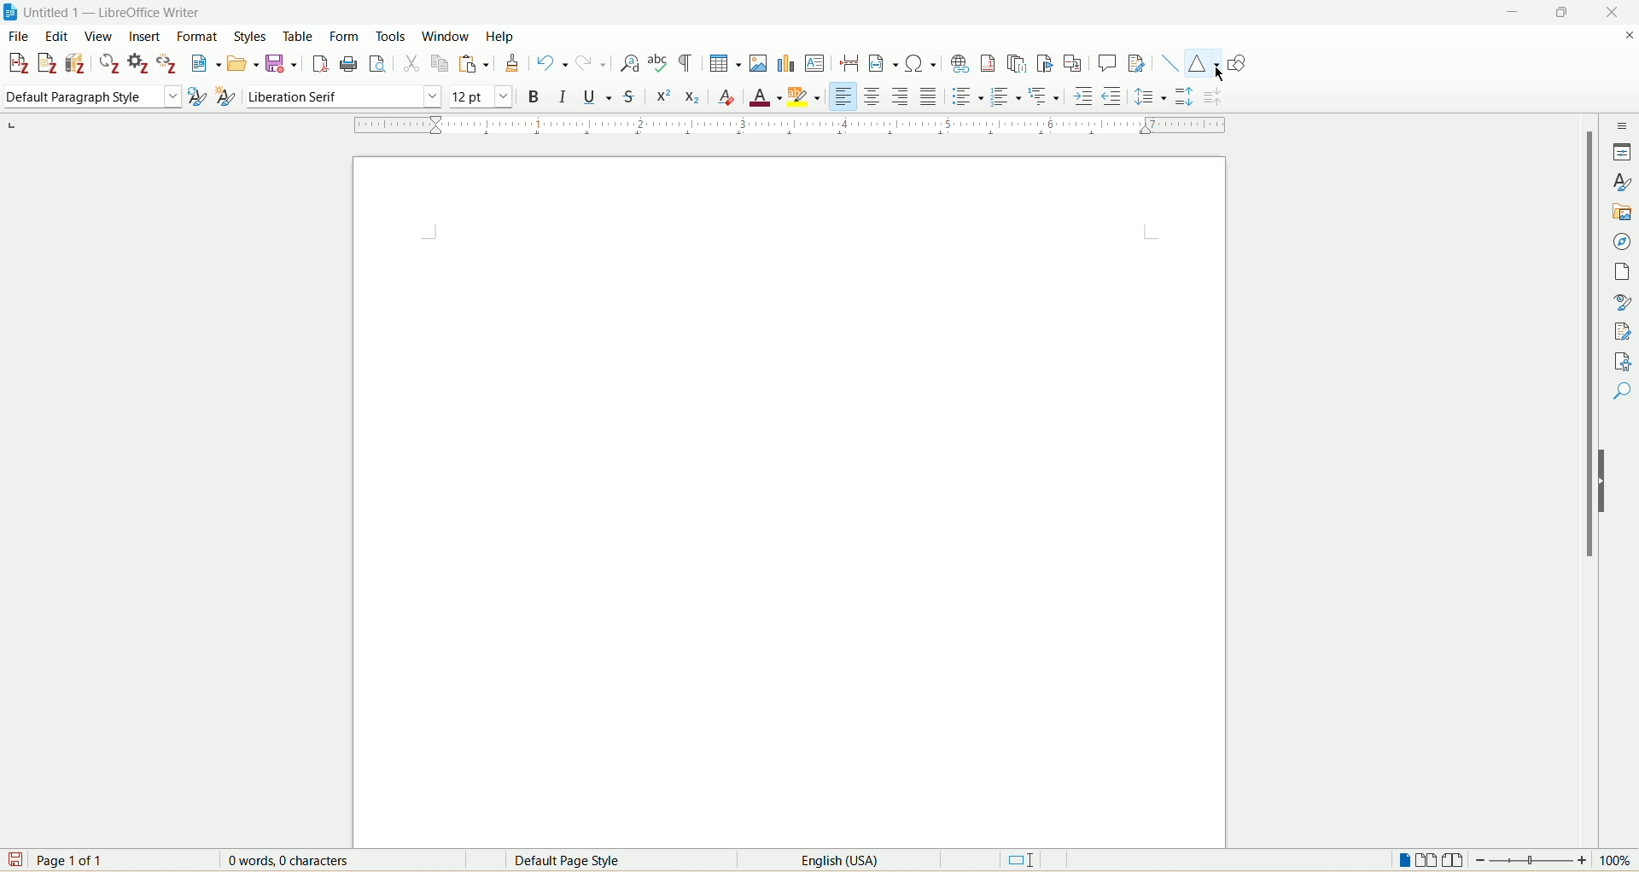 Image resolution: width=1639 pixels, height=872 pixels. Describe the element at coordinates (1623, 361) in the screenshot. I see `accessibility check` at that location.